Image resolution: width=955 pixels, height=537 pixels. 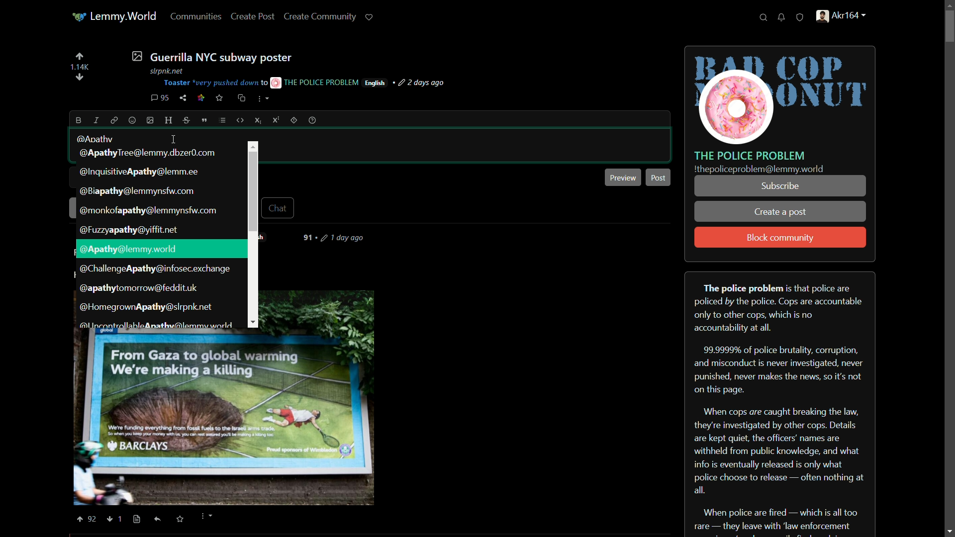 I want to click on quote, so click(x=205, y=120).